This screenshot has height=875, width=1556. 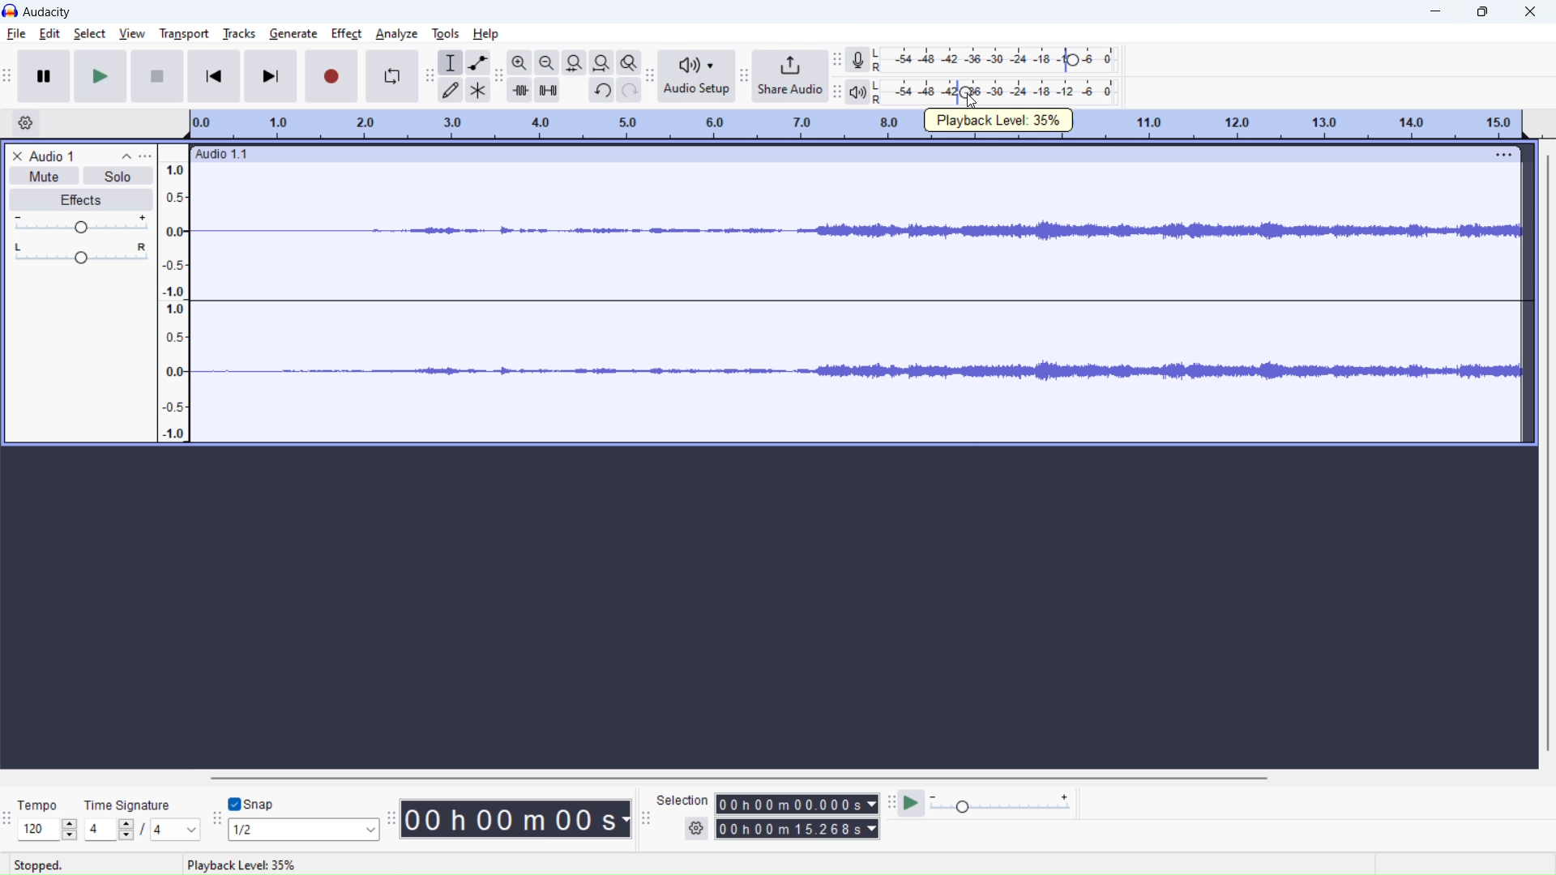 I want to click on status, so click(x=241, y=864).